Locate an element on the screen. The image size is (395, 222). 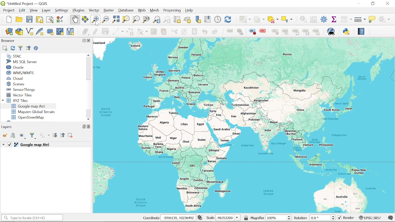
Show layout is located at coordinates (50, 20).